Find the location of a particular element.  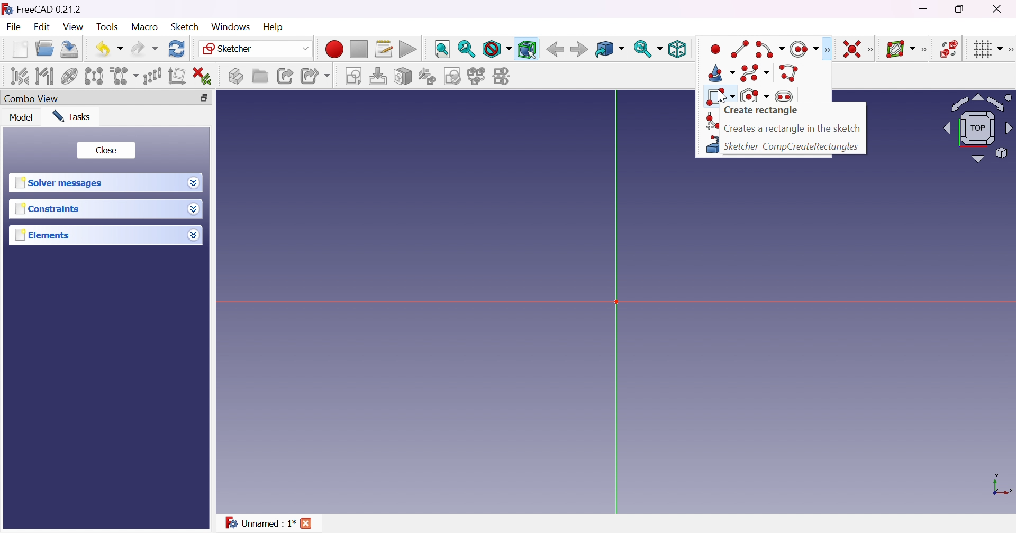

Sync view is located at coordinates (648, 50).